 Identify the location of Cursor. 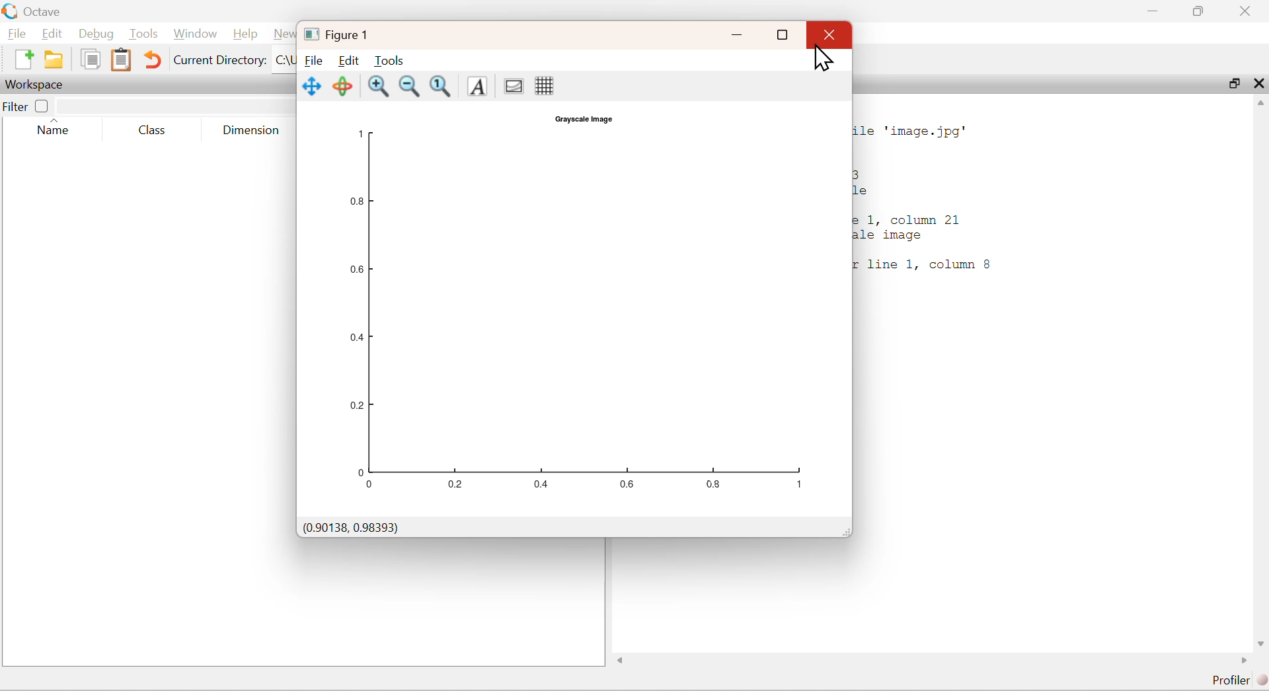
(826, 59).